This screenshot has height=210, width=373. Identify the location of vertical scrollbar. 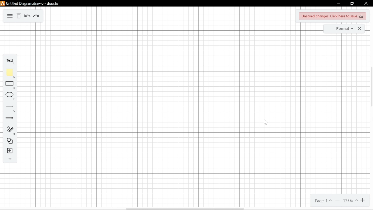
(371, 92).